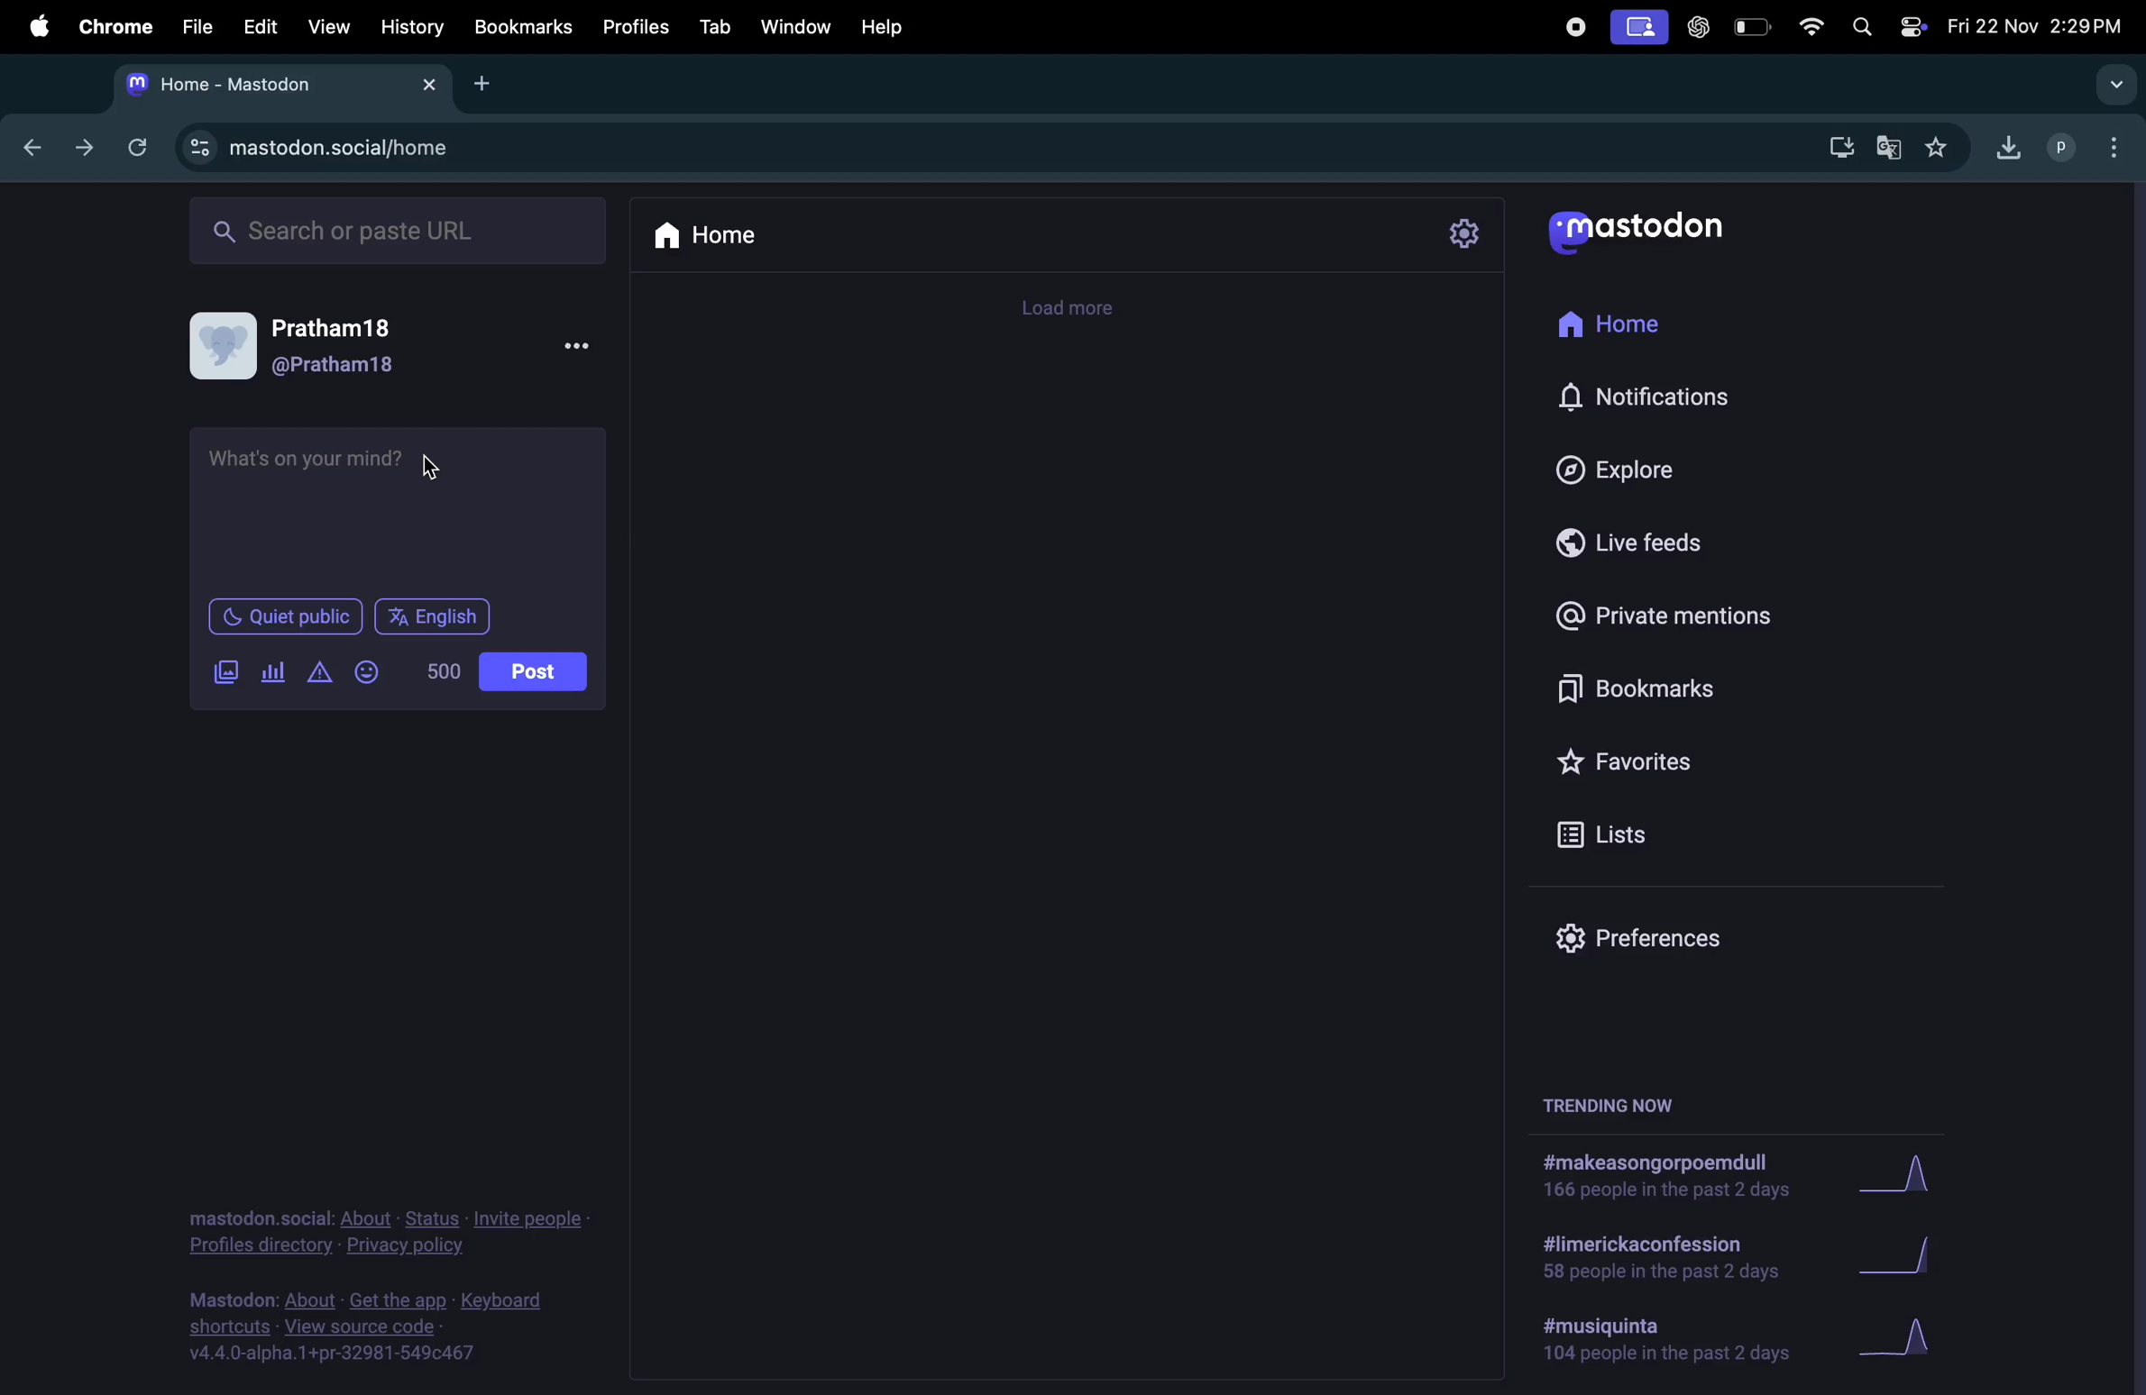  Describe the element at coordinates (1650, 939) in the screenshot. I see `preferences` at that location.